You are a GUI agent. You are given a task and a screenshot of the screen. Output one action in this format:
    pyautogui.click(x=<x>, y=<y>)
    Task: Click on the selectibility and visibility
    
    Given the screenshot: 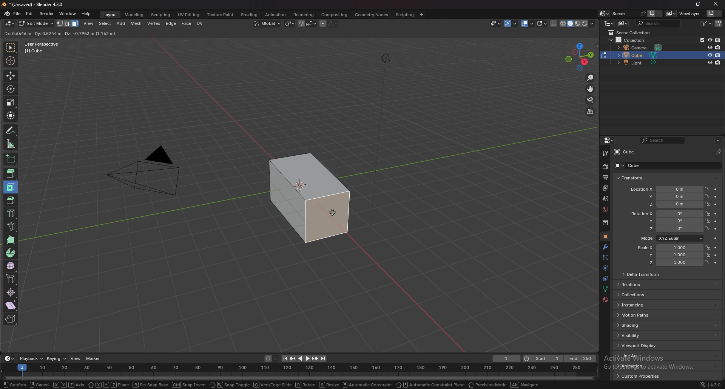 What is the action you would take?
    pyautogui.click(x=495, y=23)
    